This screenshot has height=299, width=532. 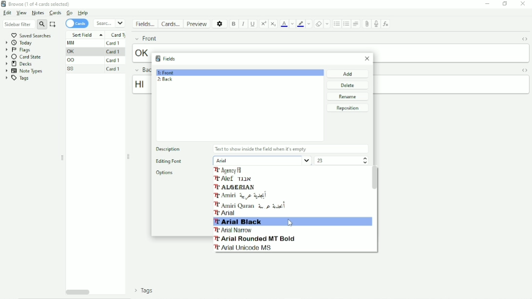 What do you see at coordinates (23, 71) in the screenshot?
I see `Note Types` at bounding box center [23, 71].